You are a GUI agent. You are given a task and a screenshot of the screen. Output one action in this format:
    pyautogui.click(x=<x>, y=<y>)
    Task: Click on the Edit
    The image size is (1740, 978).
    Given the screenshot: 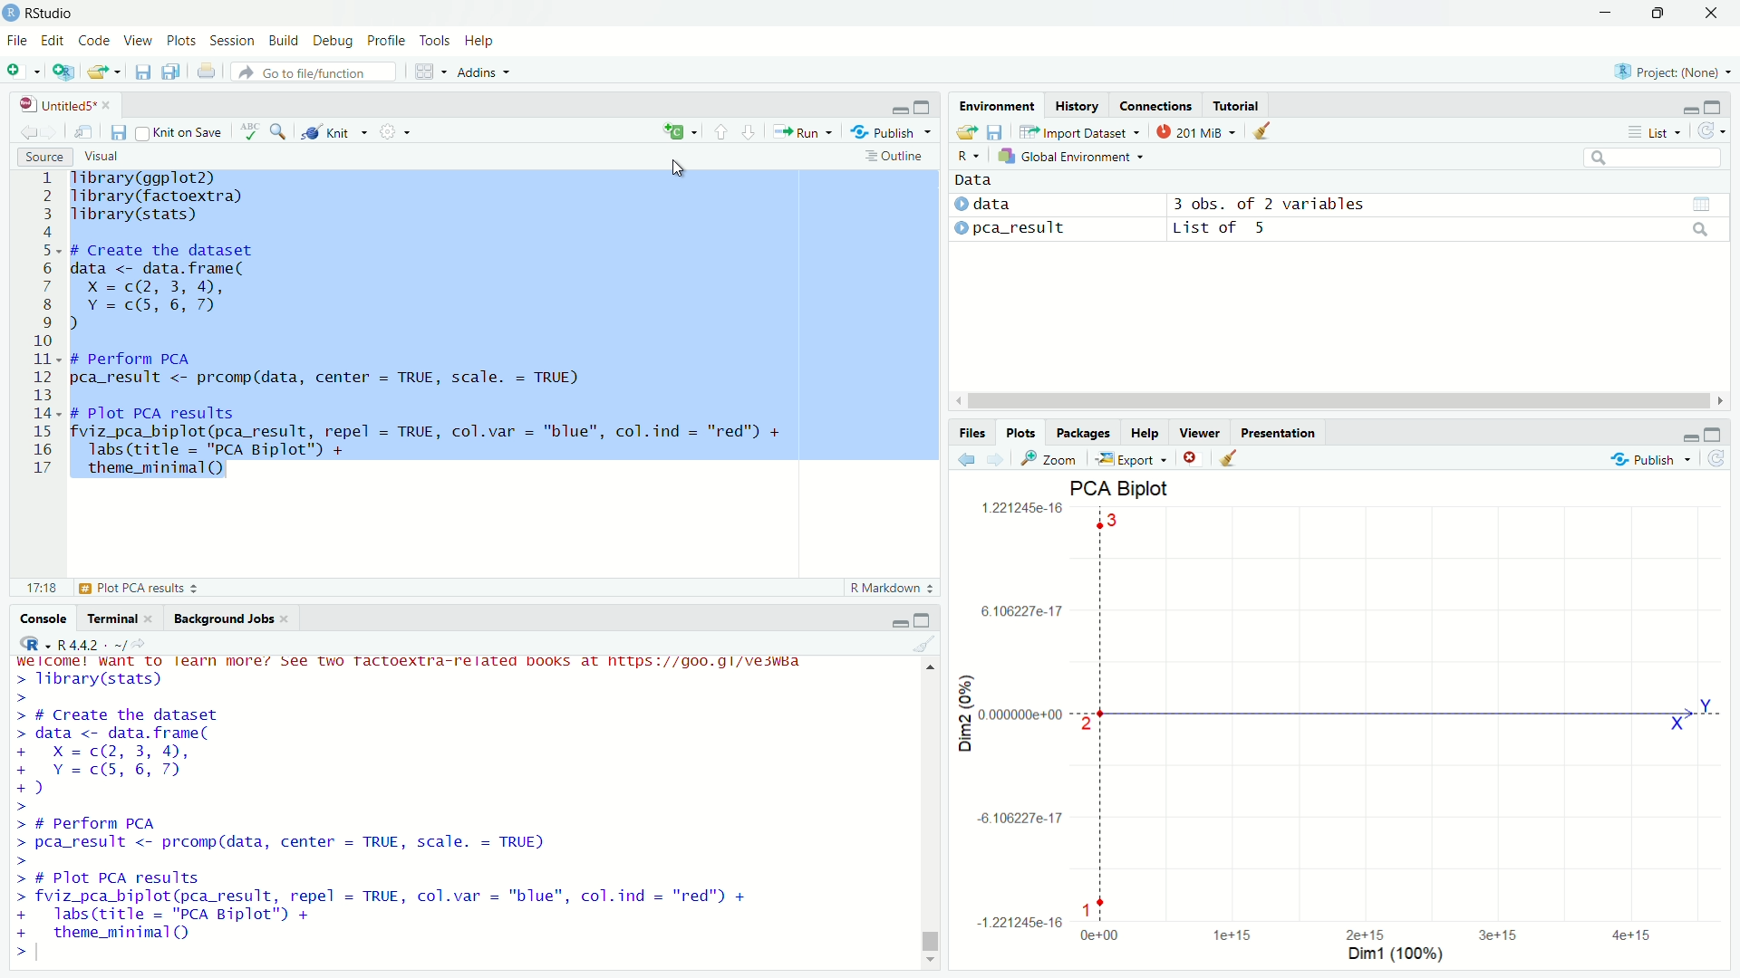 What is the action you would take?
    pyautogui.click(x=54, y=42)
    